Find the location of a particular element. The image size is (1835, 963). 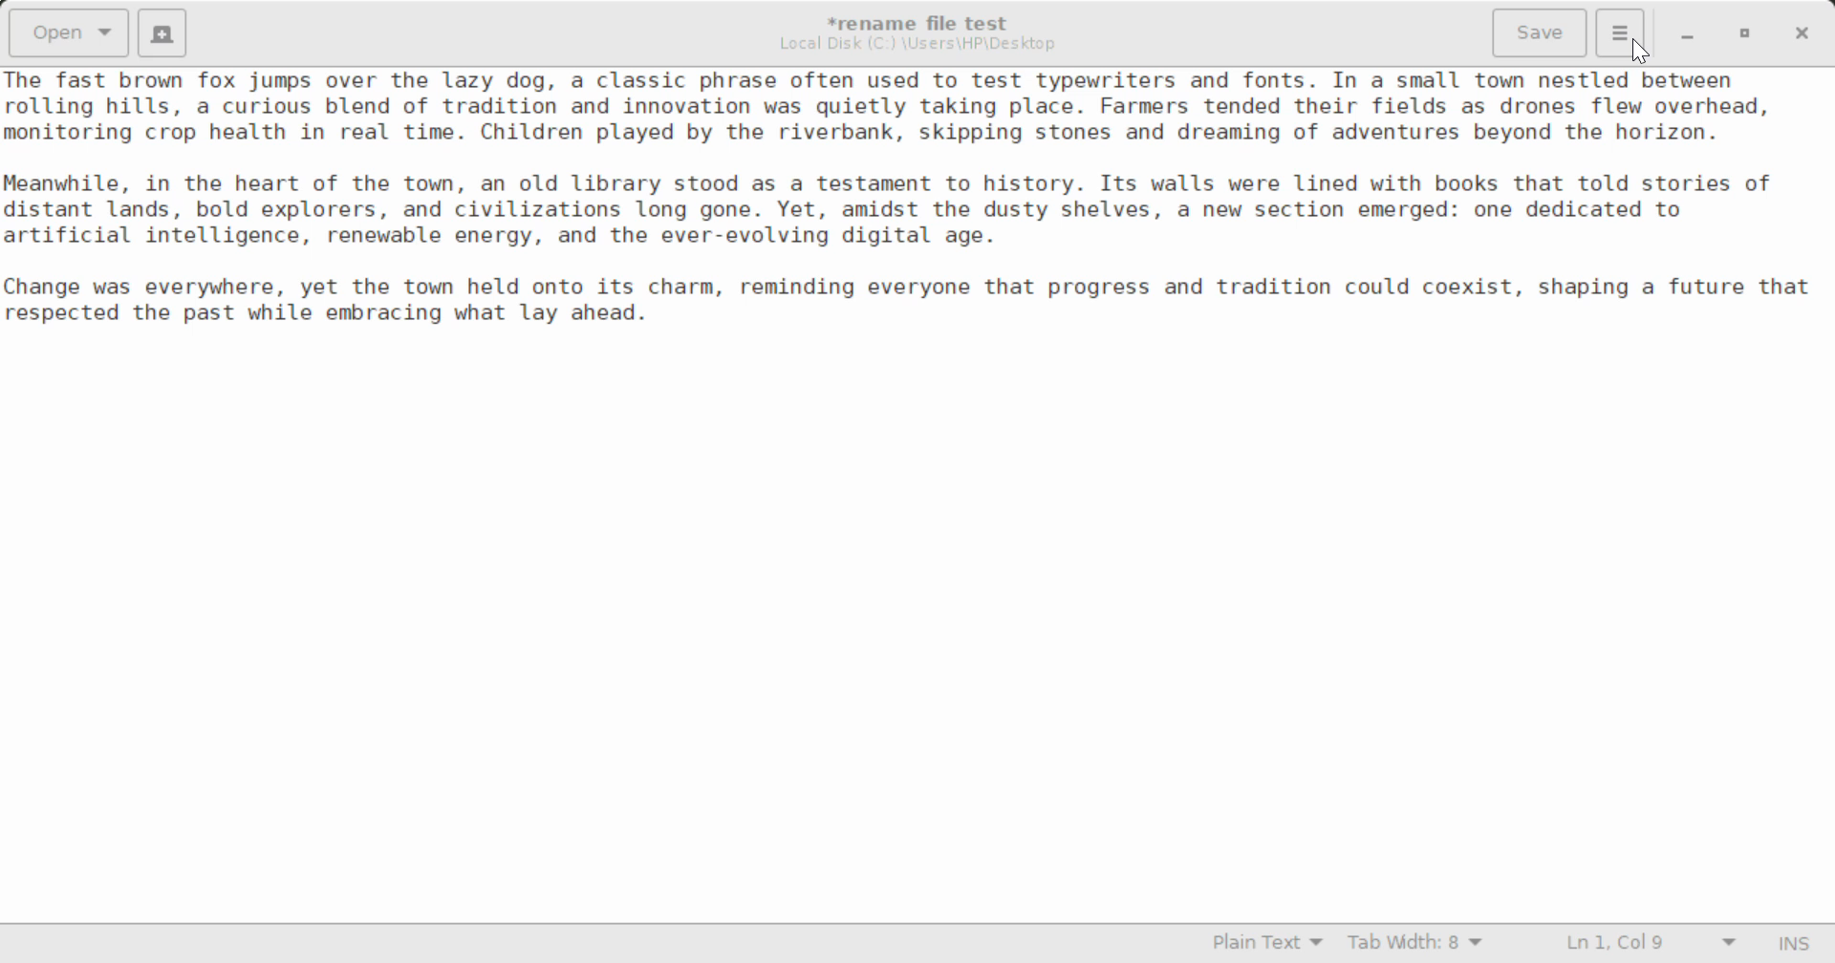

Open Document is located at coordinates (65, 32).